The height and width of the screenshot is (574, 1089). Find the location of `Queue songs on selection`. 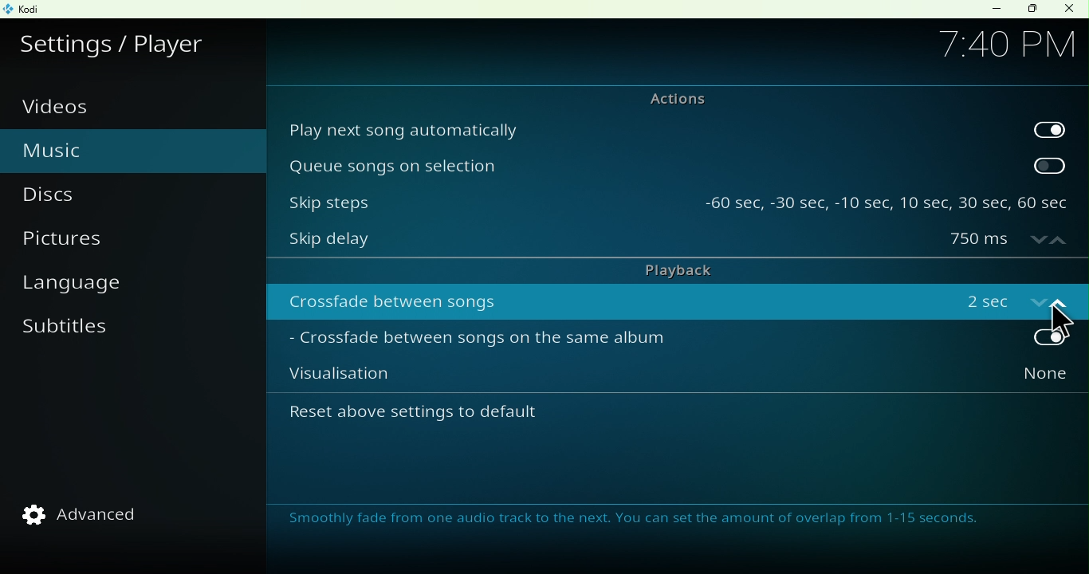

Queue songs on selection is located at coordinates (646, 165).